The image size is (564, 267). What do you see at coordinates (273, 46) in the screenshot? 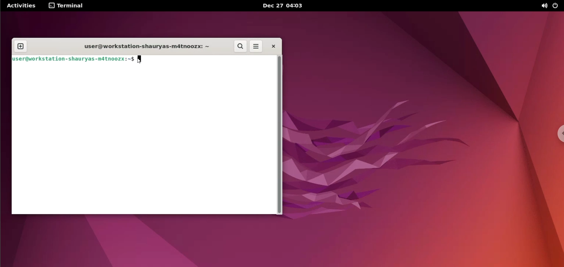
I see `close` at bounding box center [273, 46].